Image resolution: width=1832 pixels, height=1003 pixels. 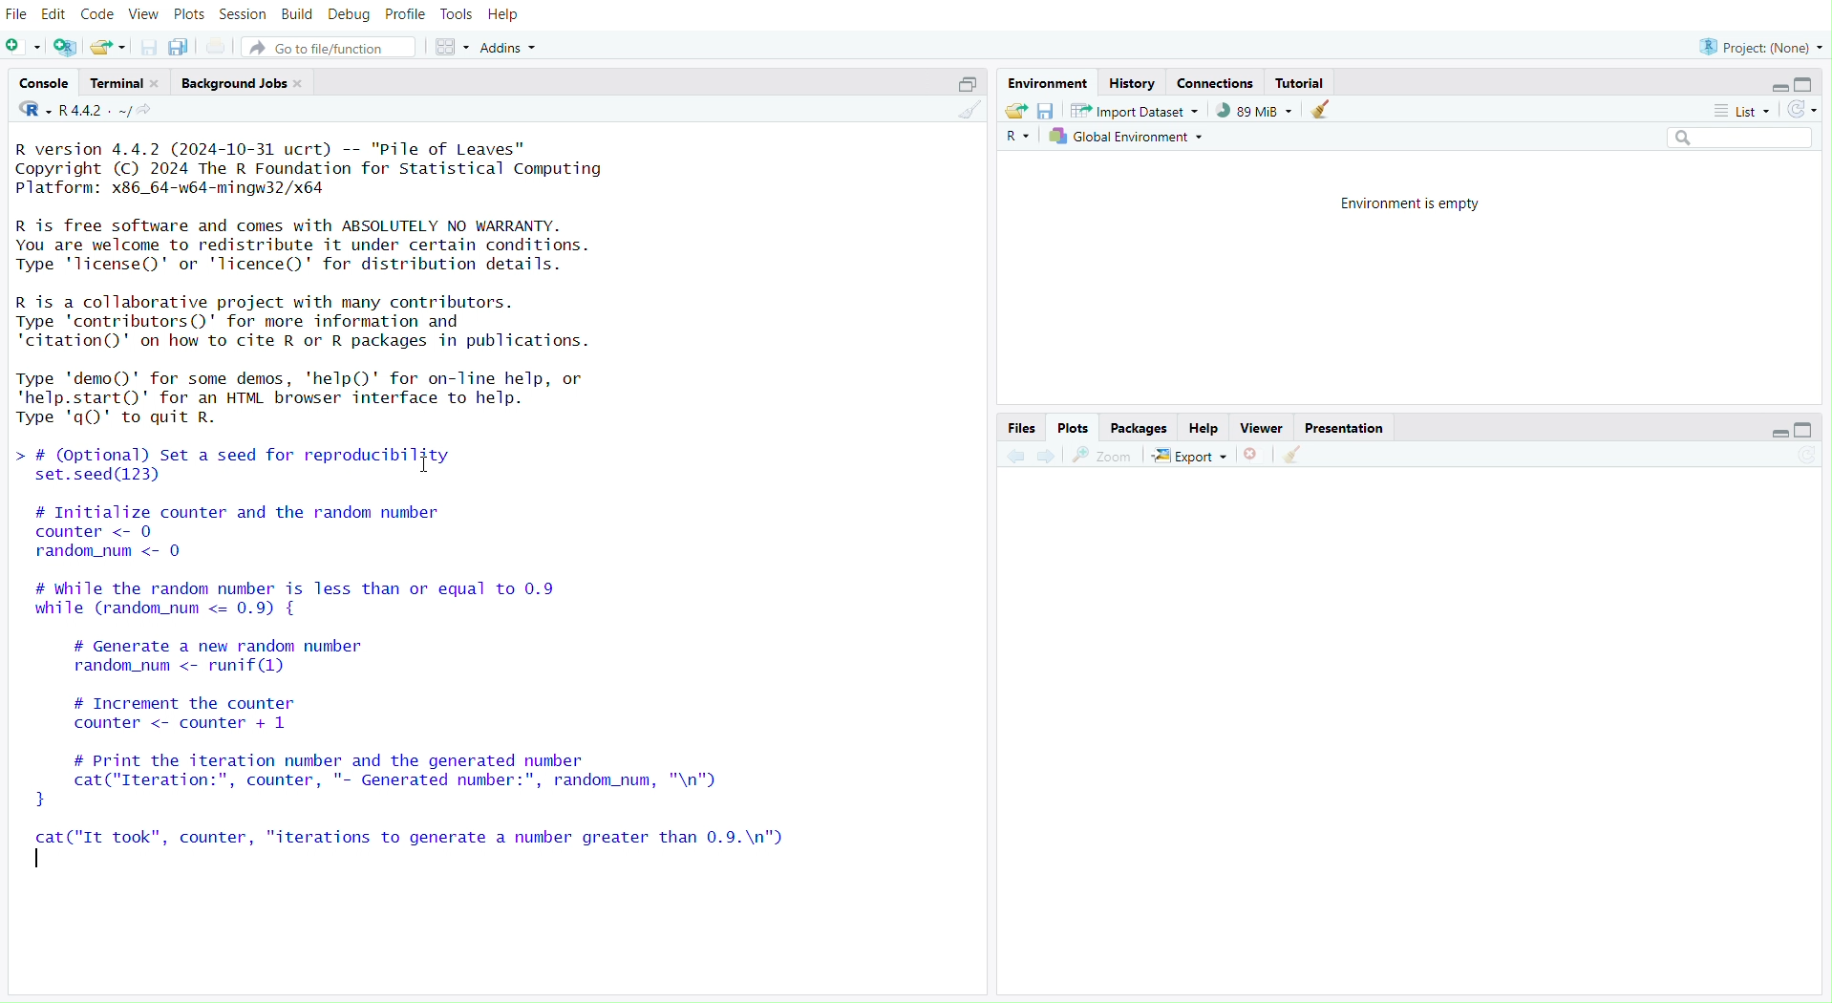 What do you see at coordinates (1800, 82) in the screenshot?
I see `Maximize` at bounding box center [1800, 82].